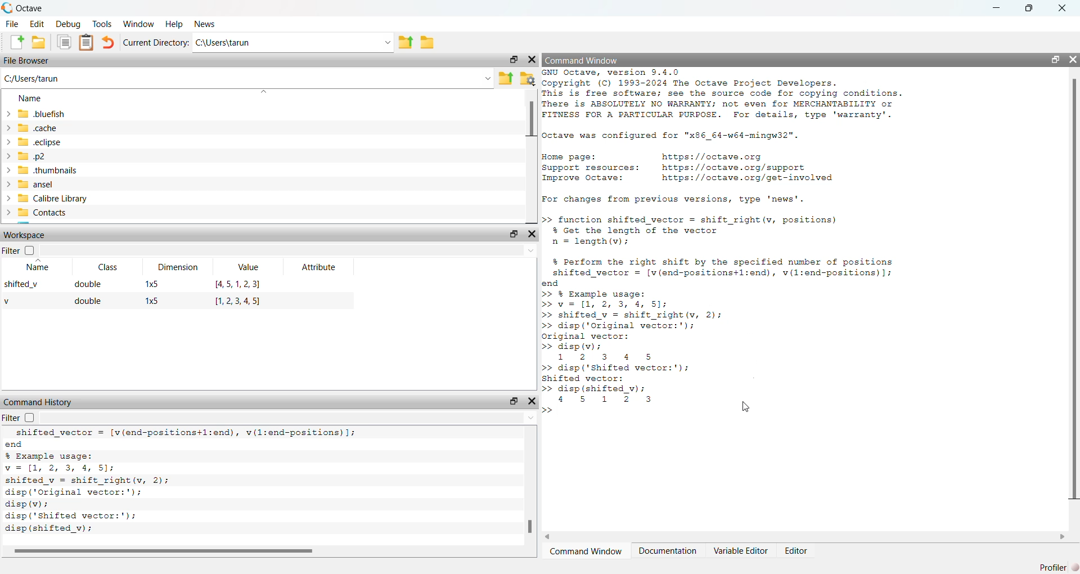  Describe the element at coordinates (1073, 61) in the screenshot. I see `hide widget` at that location.